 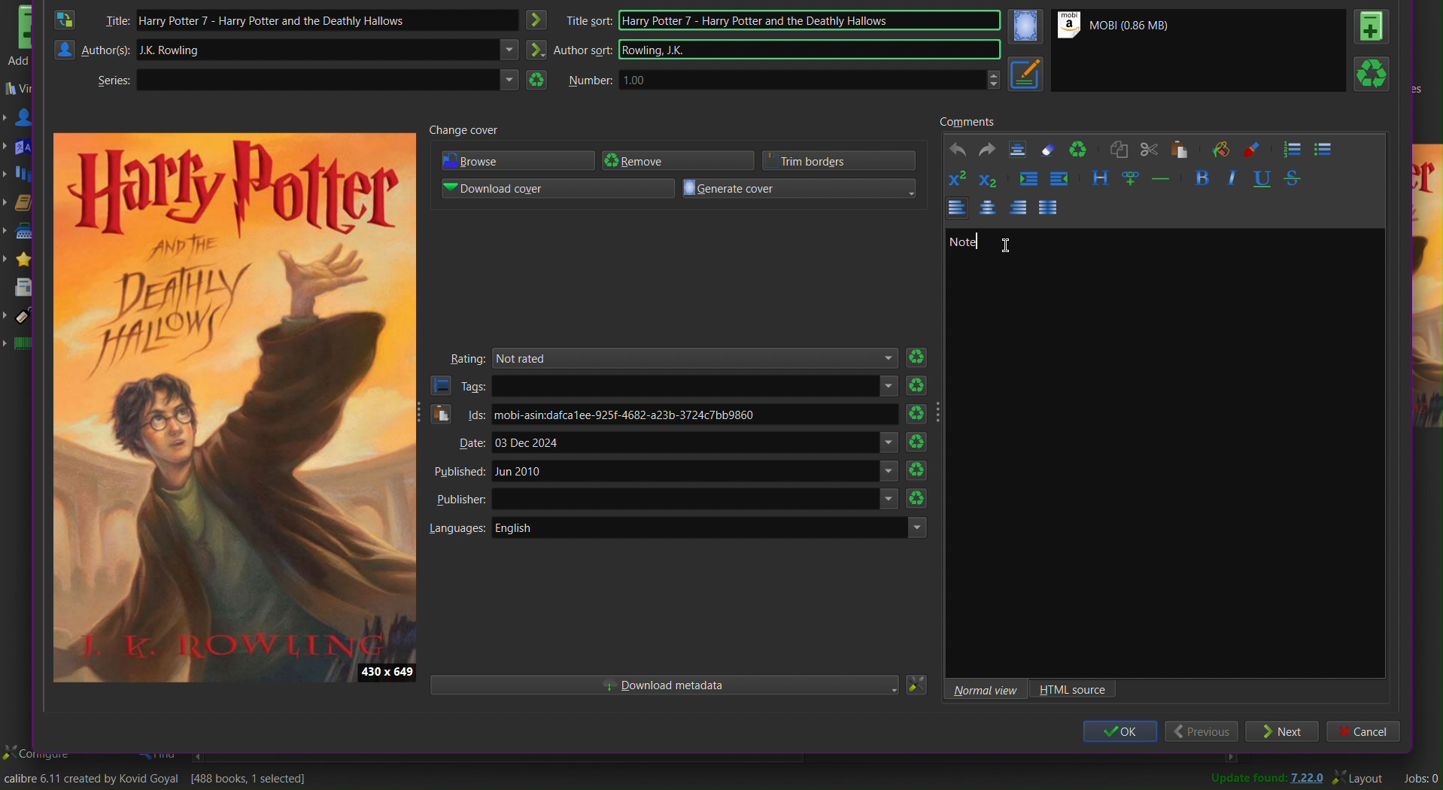 What do you see at coordinates (956, 208) in the screenshot?
I see `Left Align` at bounding box center [956, 208].